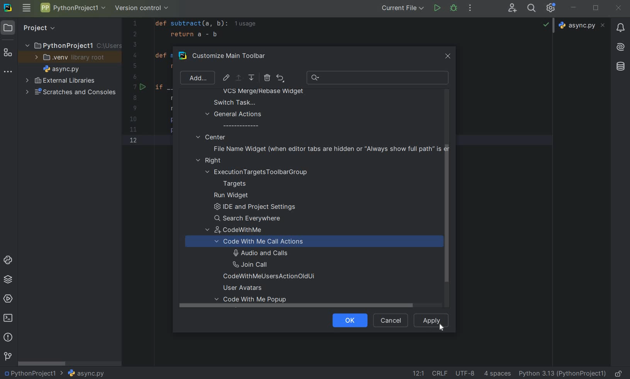 Image resolution: width=630 pixels, height=379 pixels. What do you see at coordinates (142, 9) in the screenshot?
I see `VERSION CONTROL` at bounding box center [142, 9].